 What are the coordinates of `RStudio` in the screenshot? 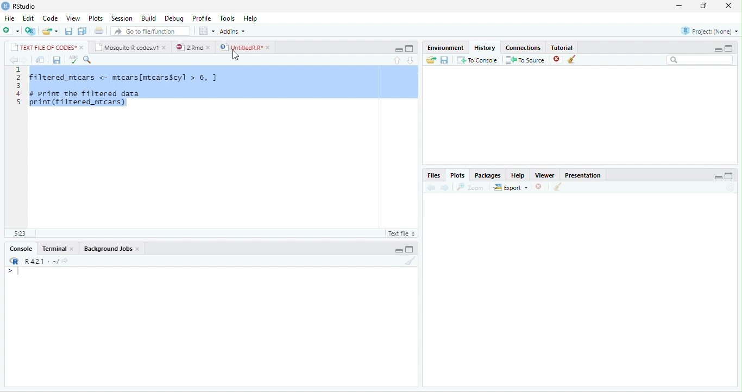 It's located at (24, 6).